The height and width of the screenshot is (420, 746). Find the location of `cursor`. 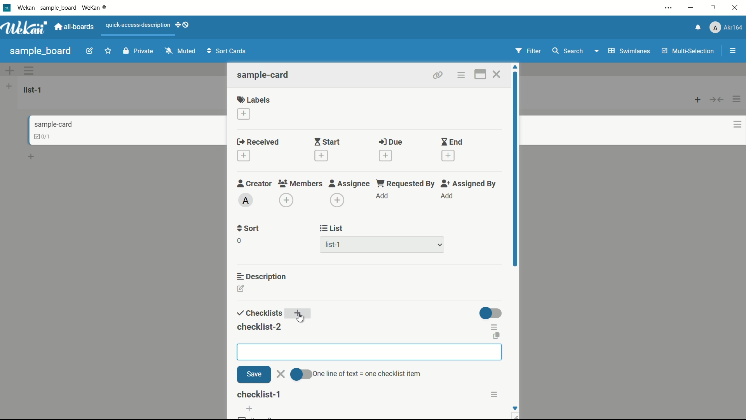

cursor is located at coordinates (242, 352).